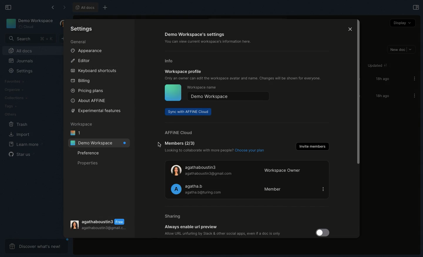 This screenshot has height=257, width=423. I want to click on Journals, so click(19, 61).